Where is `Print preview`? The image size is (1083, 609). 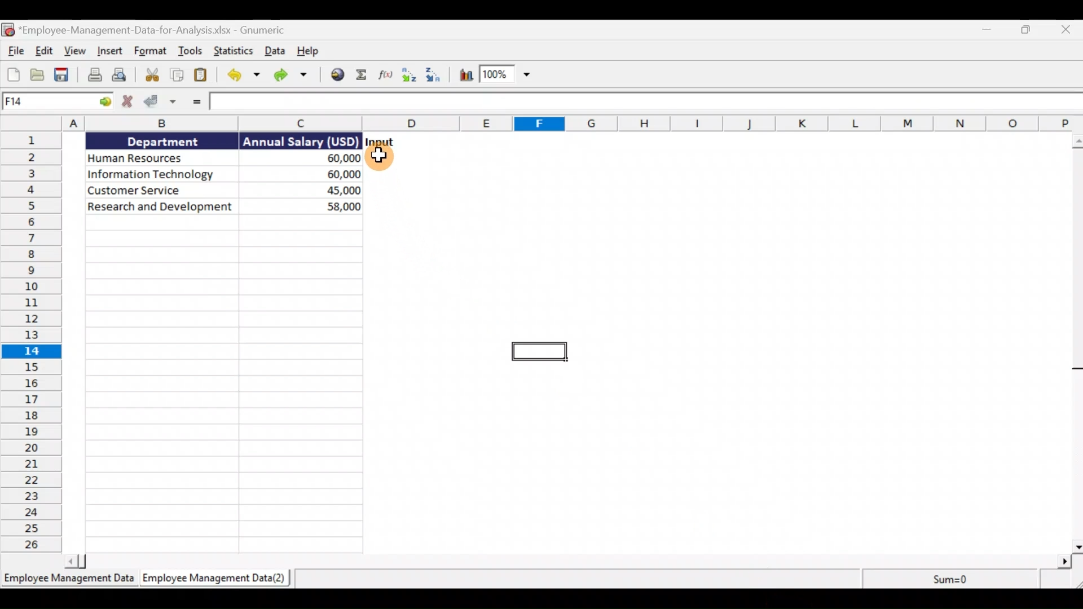
Print preview is located at coordinates (124, 76).